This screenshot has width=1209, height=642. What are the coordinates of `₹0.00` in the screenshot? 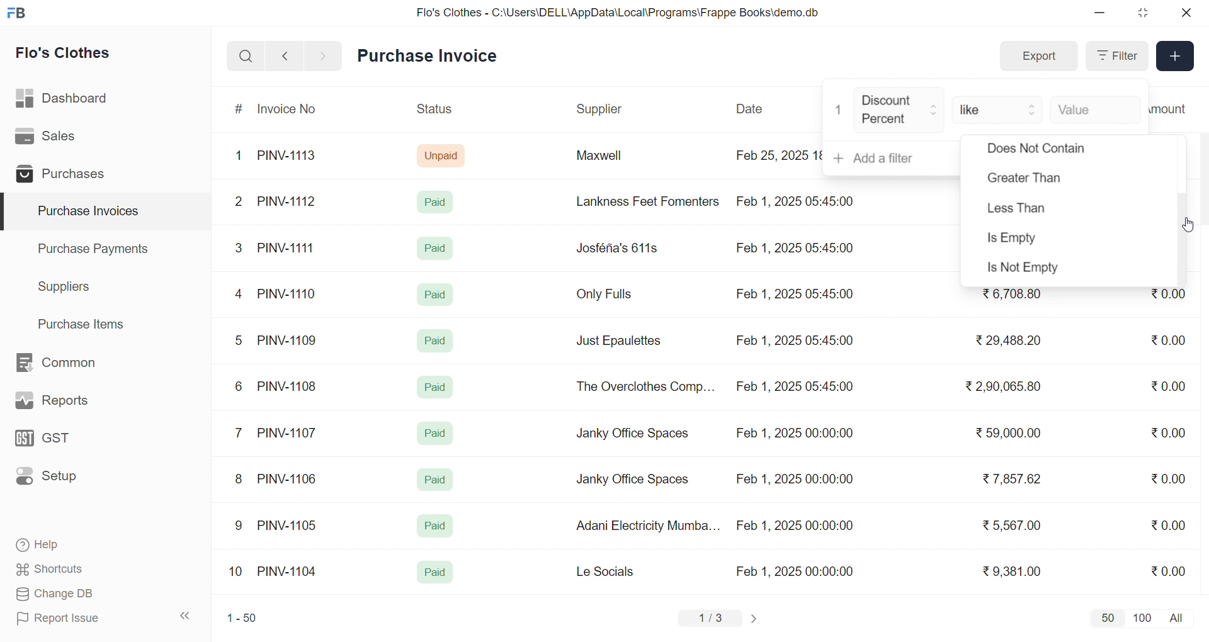 It's located at (1168, 570).